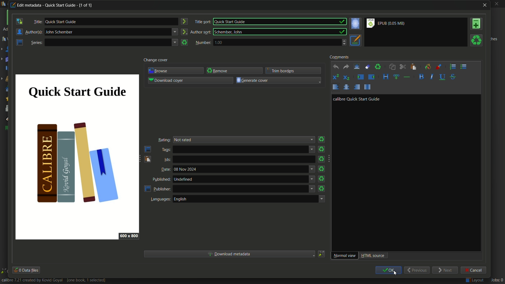 The width and height of the screenshot is (505, 284). Describe the element at coordinates (403, 67) in the screenshot. I see `cut` at that location.